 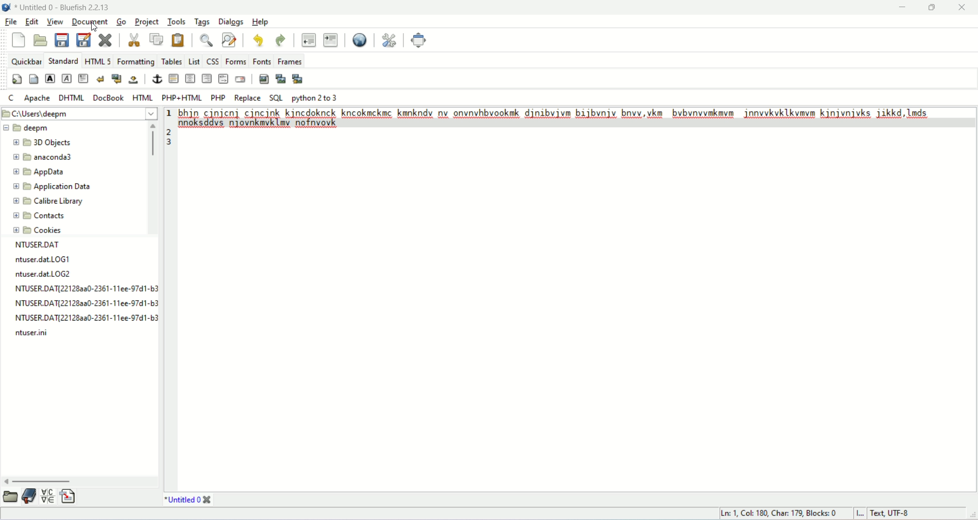 I want to click on quickstart, so click(x=16, y=79).